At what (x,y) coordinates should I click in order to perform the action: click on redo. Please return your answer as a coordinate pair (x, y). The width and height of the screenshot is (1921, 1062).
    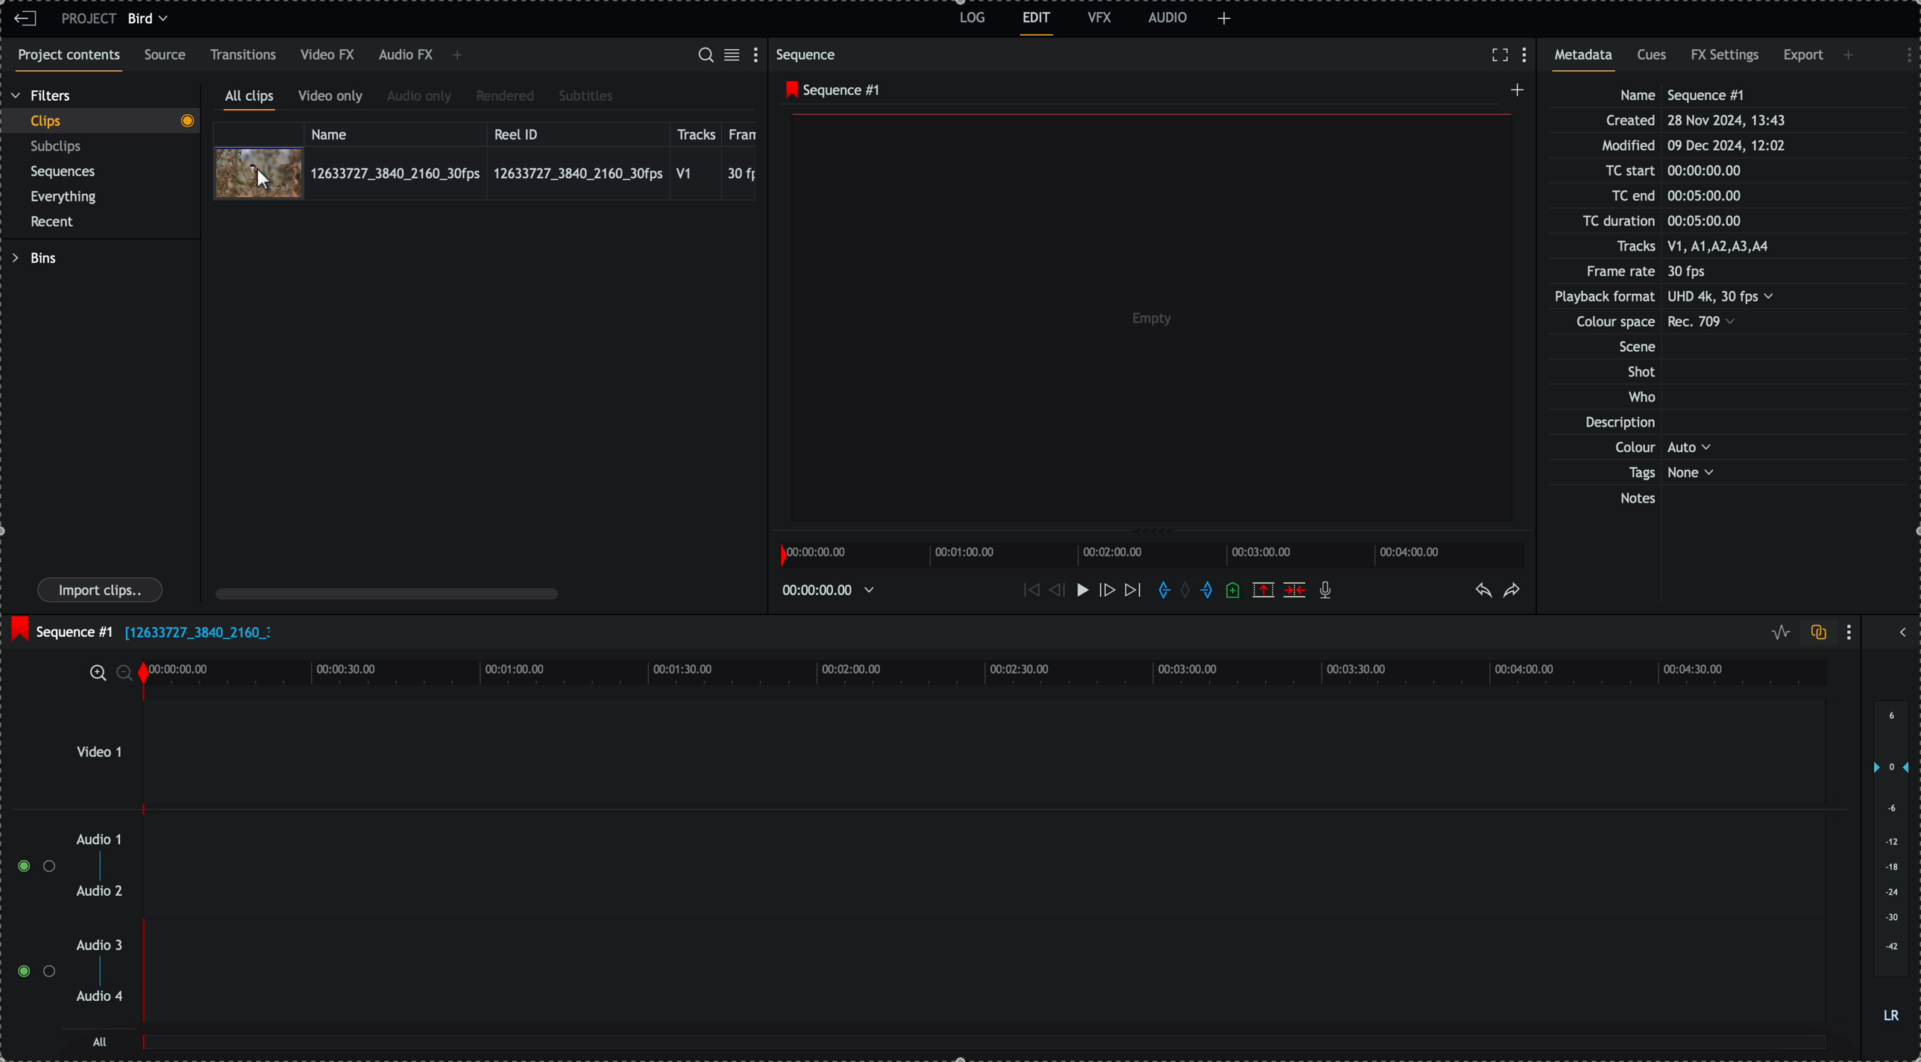
    Looking at the image, I should click on (1512, 591).